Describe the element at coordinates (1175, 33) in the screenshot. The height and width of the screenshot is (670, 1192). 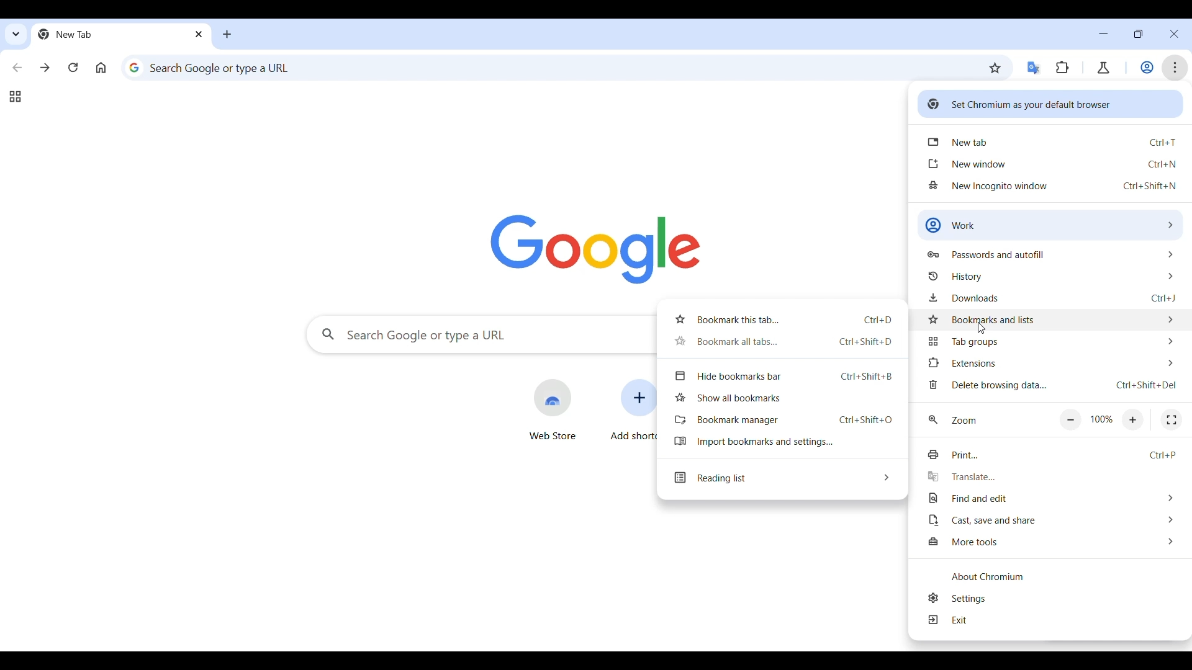
I see `Close interface` at that location.